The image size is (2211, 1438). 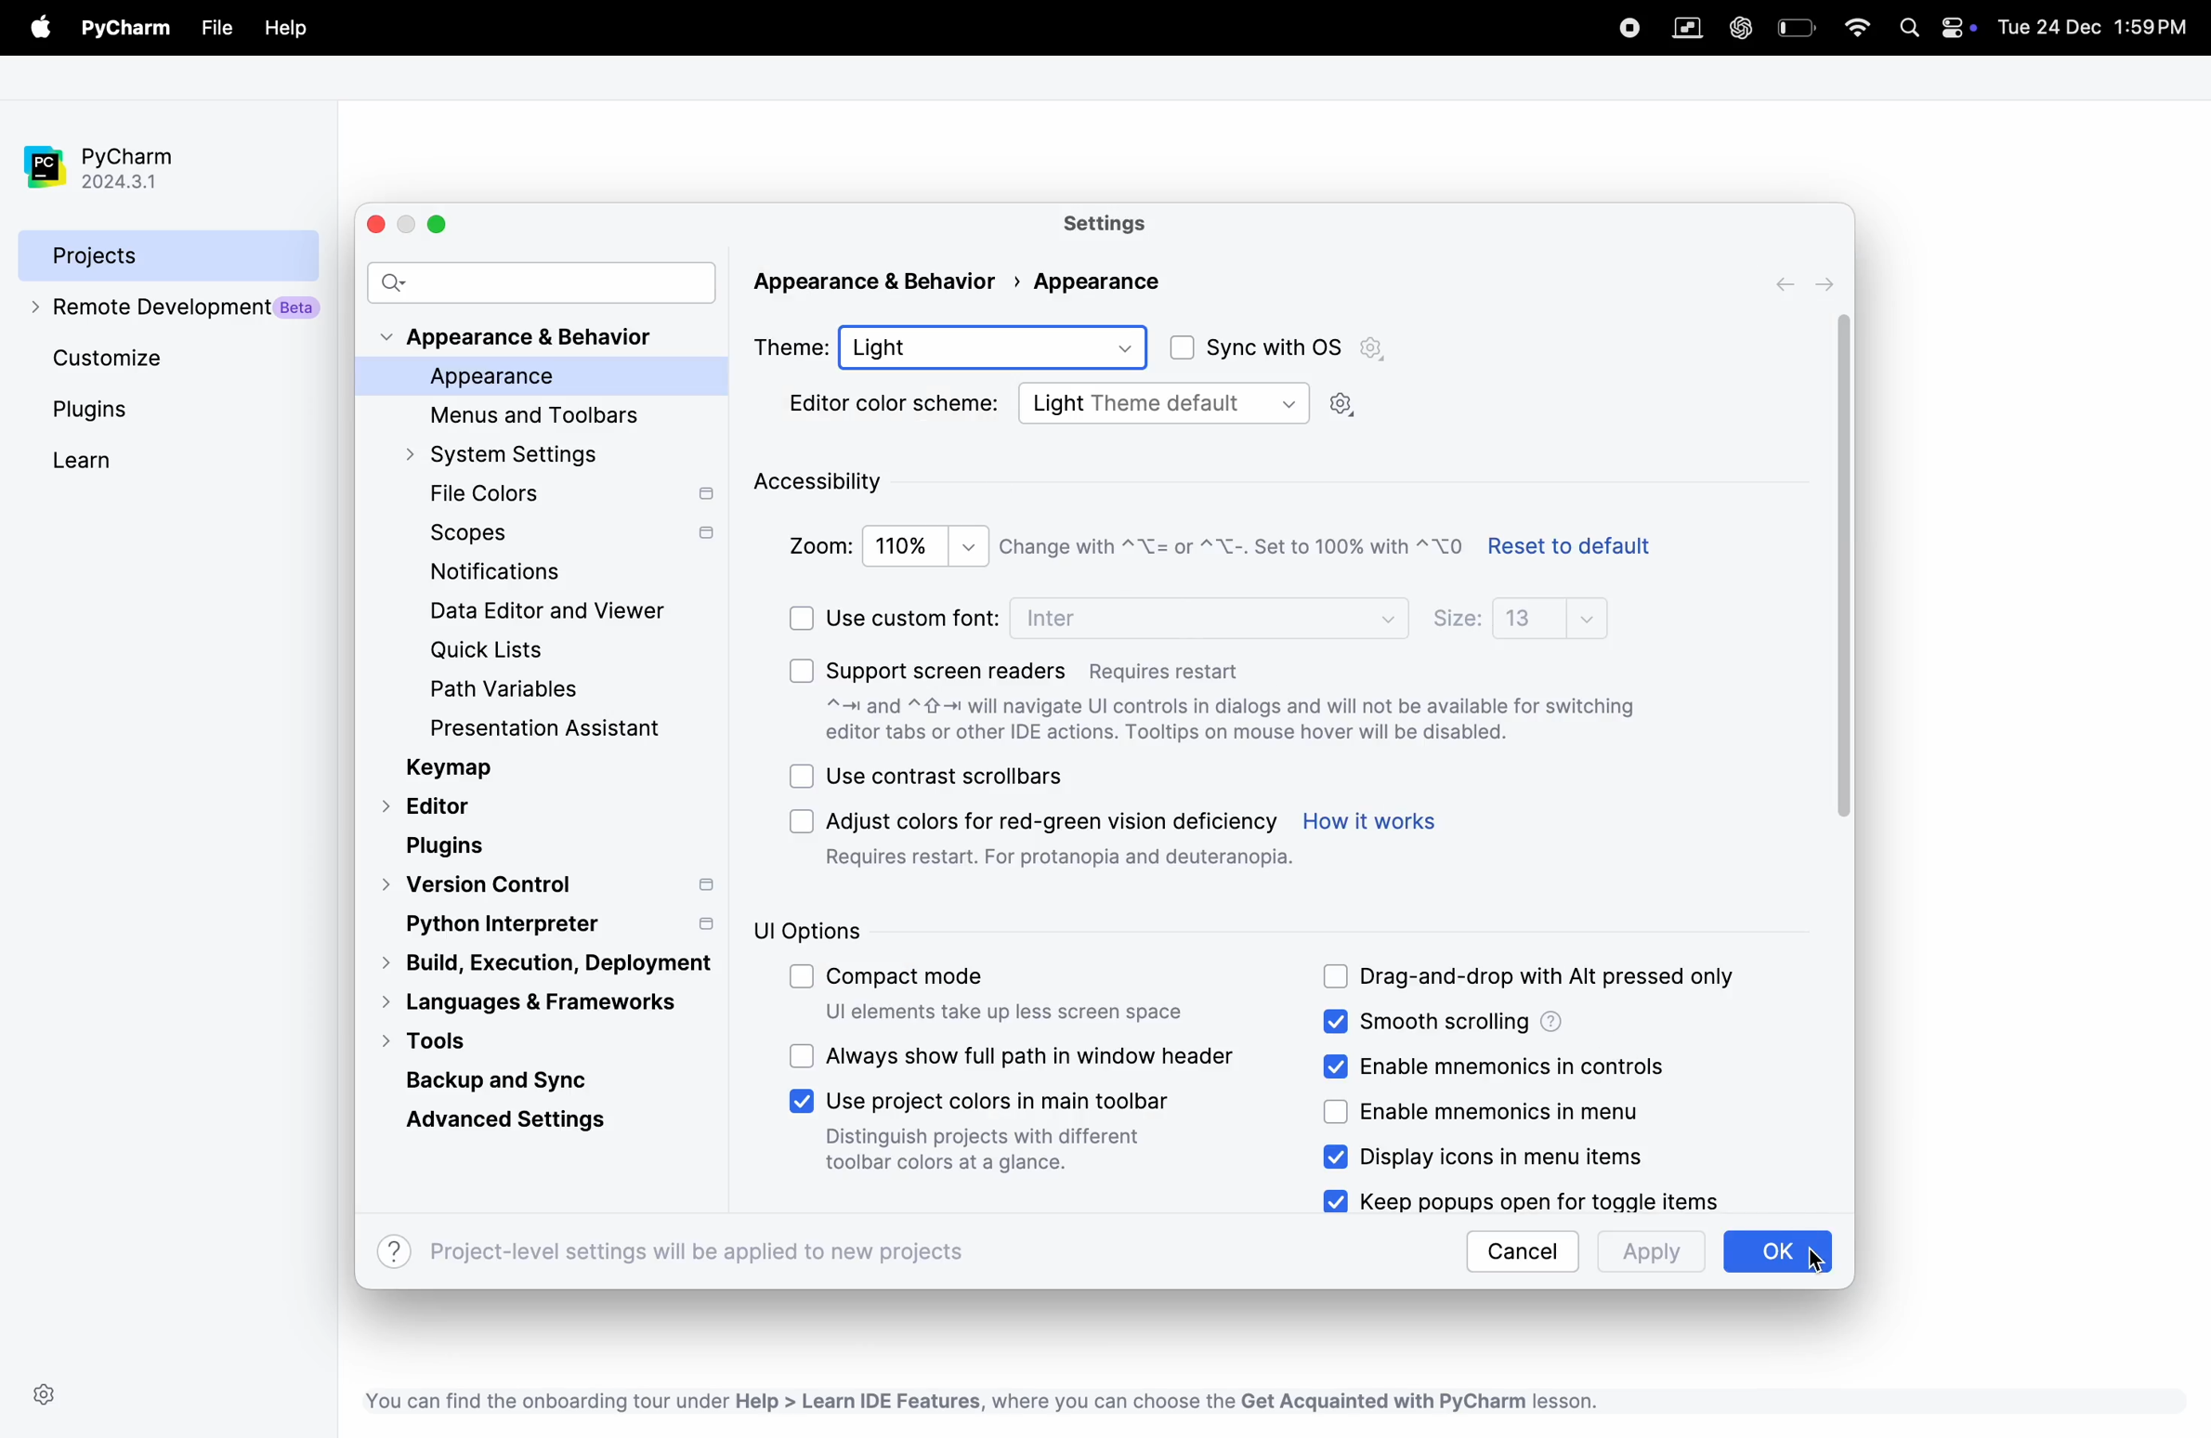 I want to click on Tue 24 Dec 1:59PM, so click(x=2094, y=30).